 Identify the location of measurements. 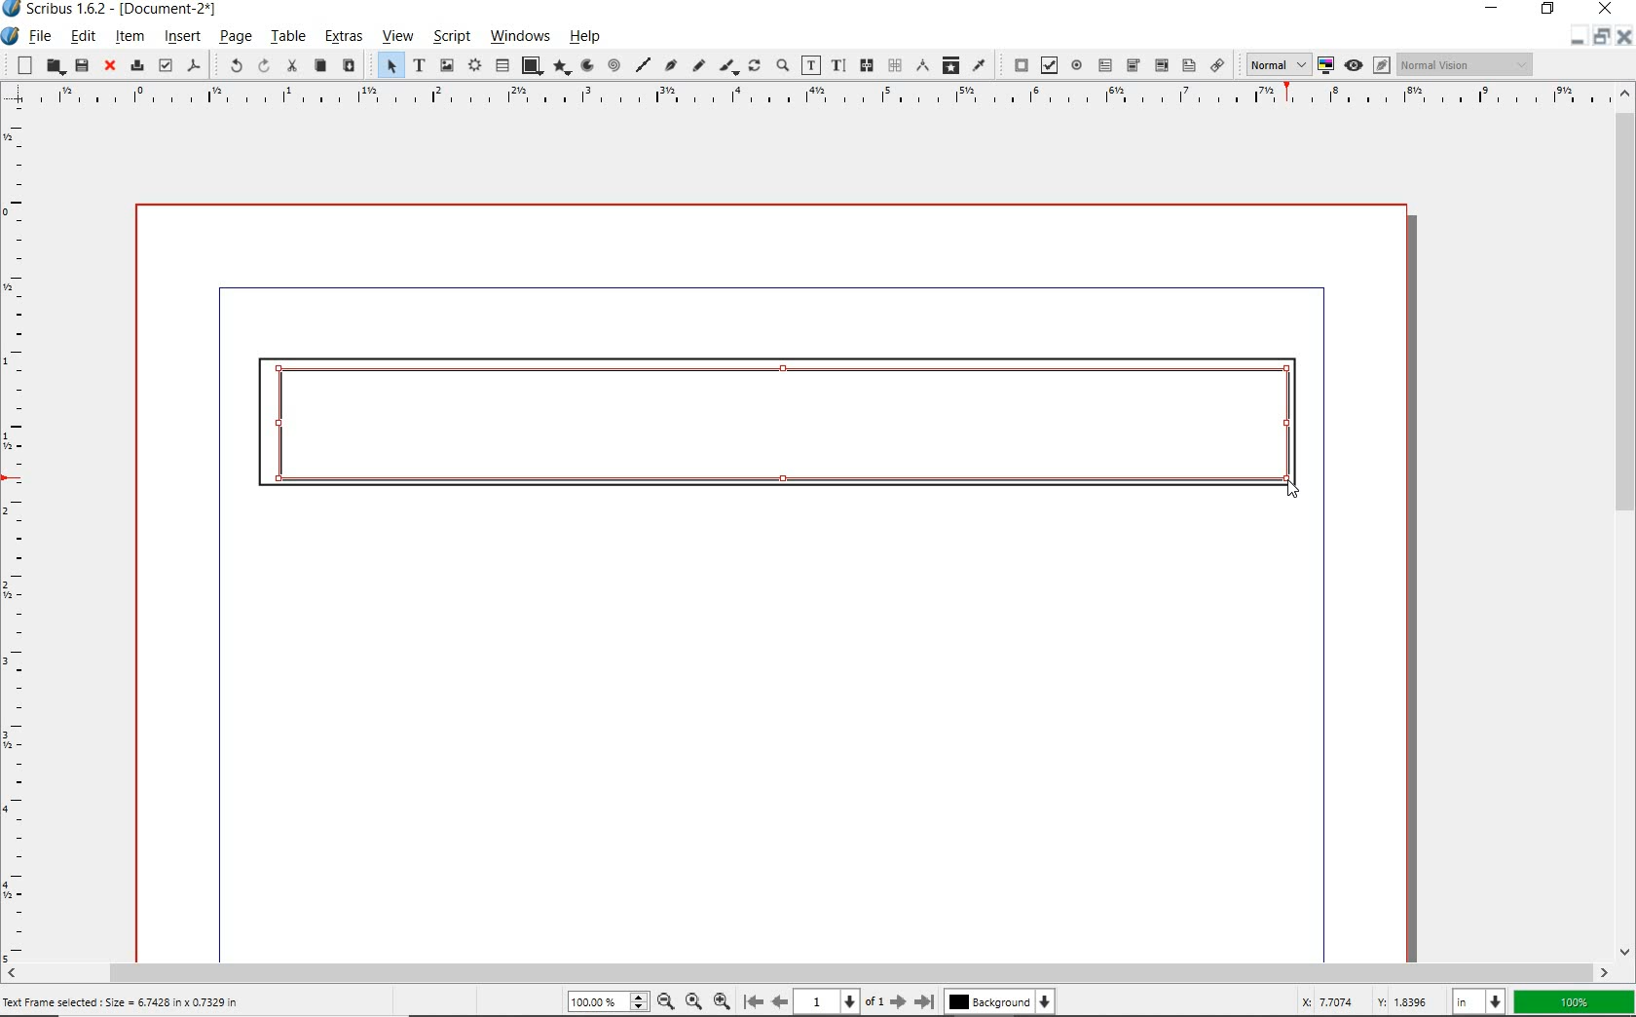
(920, 66).